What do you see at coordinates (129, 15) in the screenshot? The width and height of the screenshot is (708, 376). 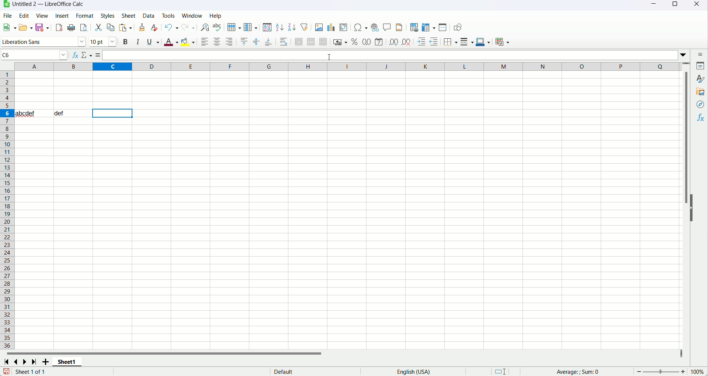 I see `sheet` at bounding box center [129, 15].